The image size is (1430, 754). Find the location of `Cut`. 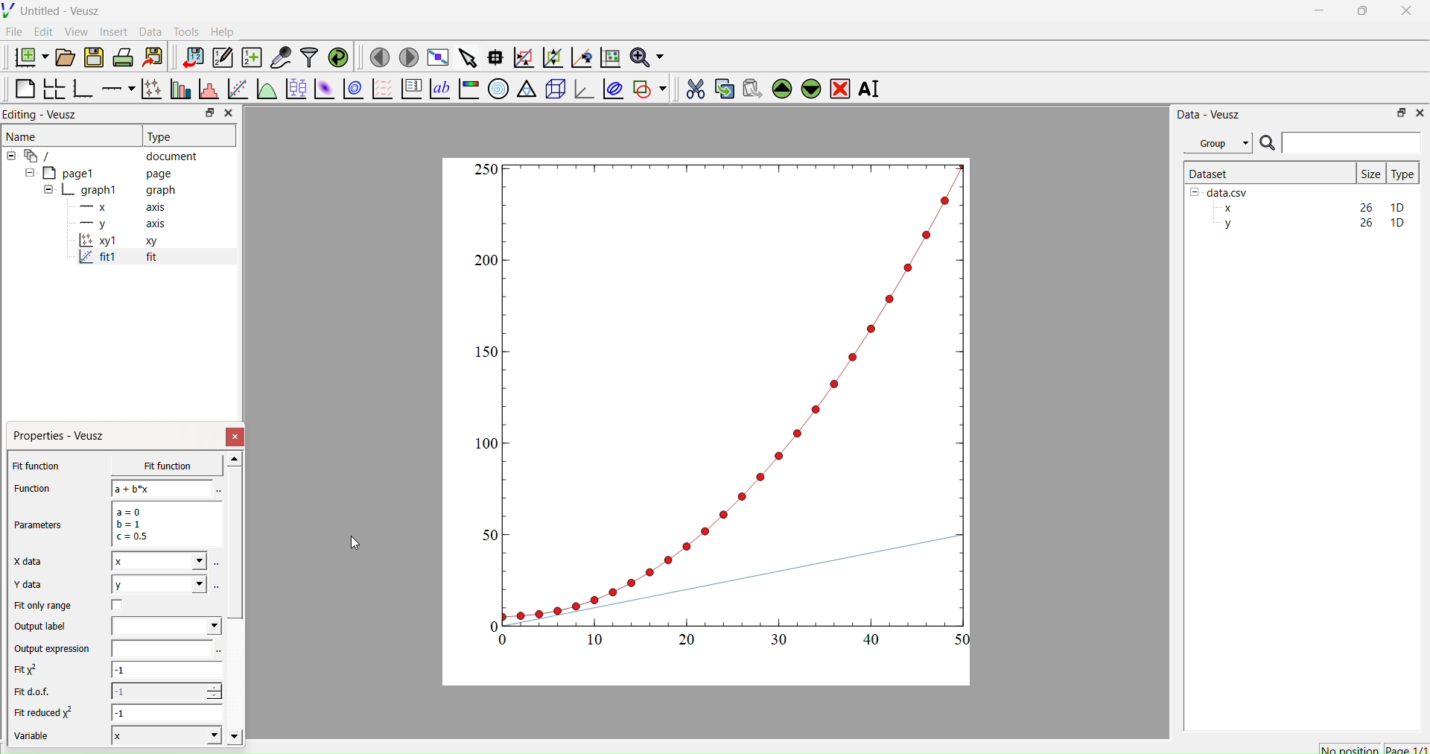

Cut is located at coordinates (690, 86).